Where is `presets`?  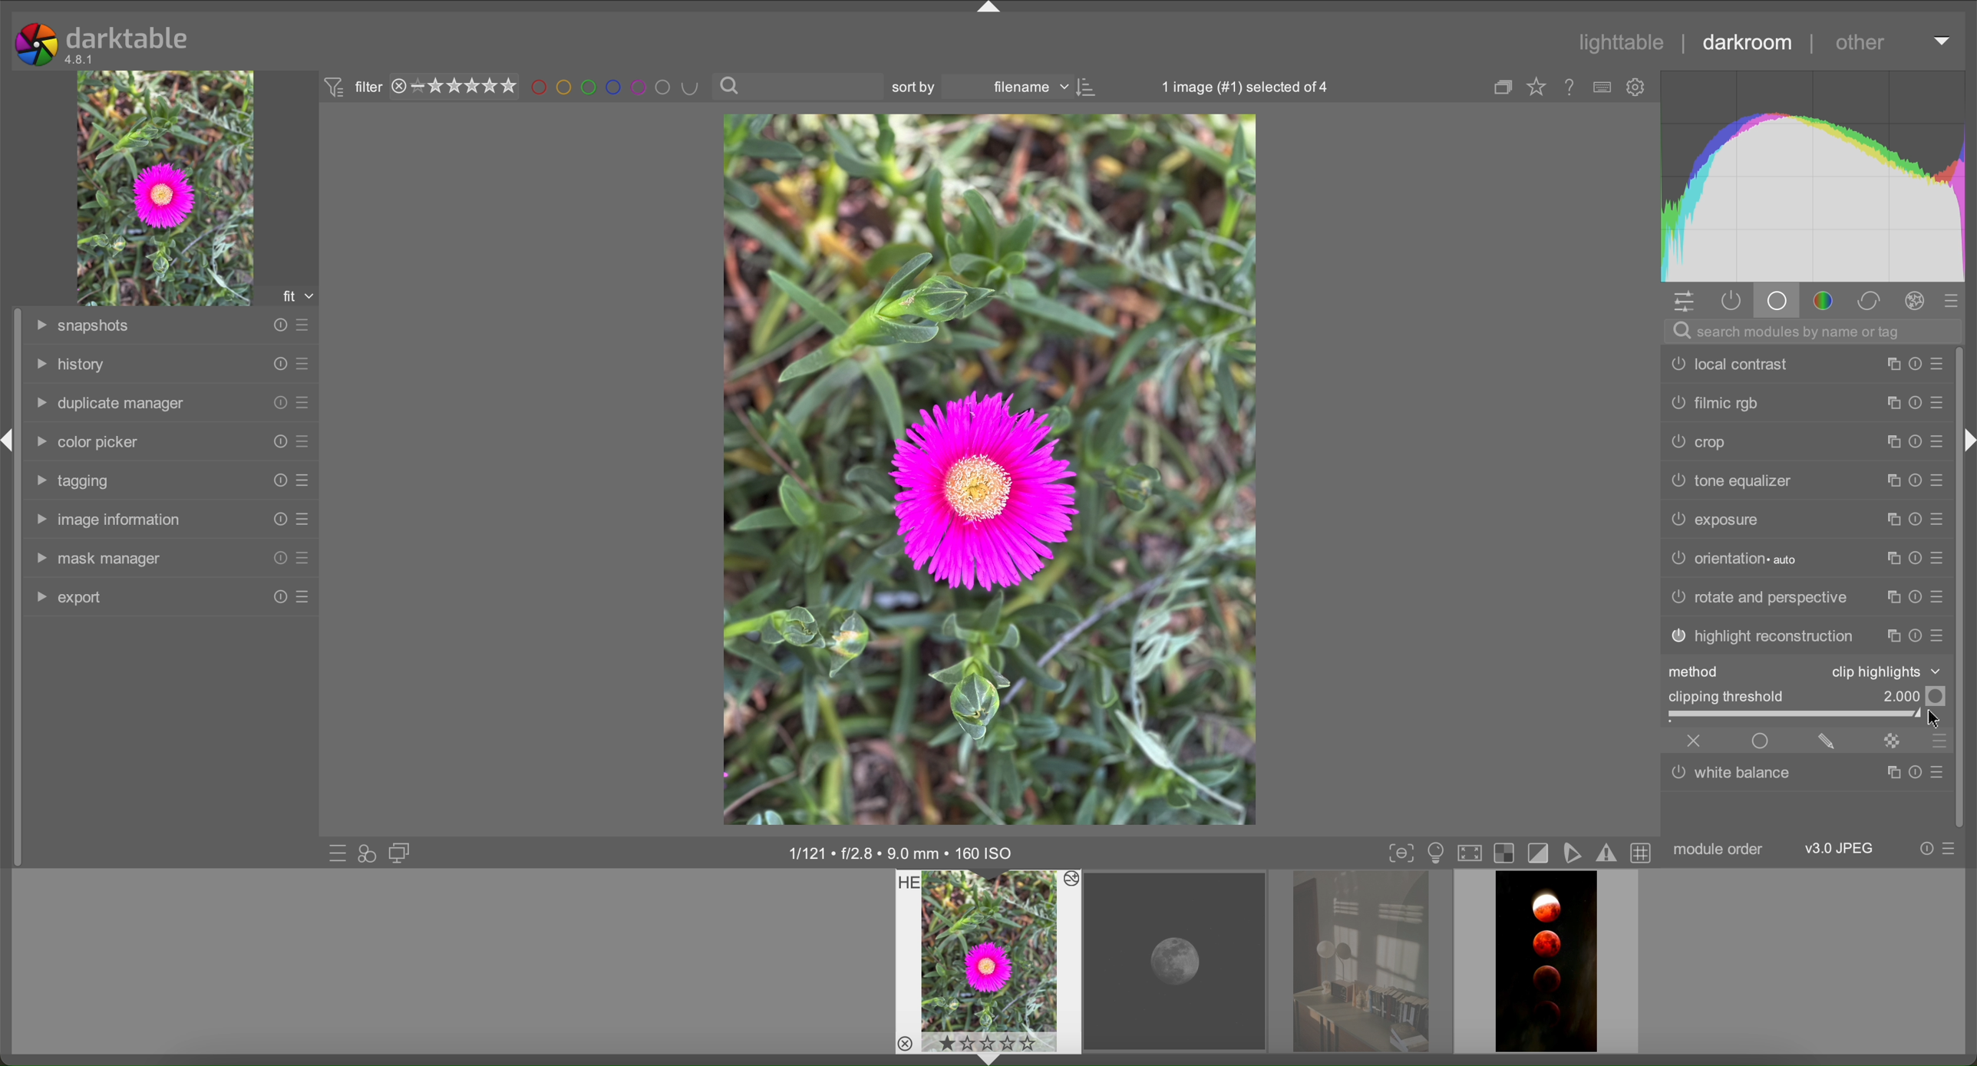 presets is located at coordinates (1939, 440).